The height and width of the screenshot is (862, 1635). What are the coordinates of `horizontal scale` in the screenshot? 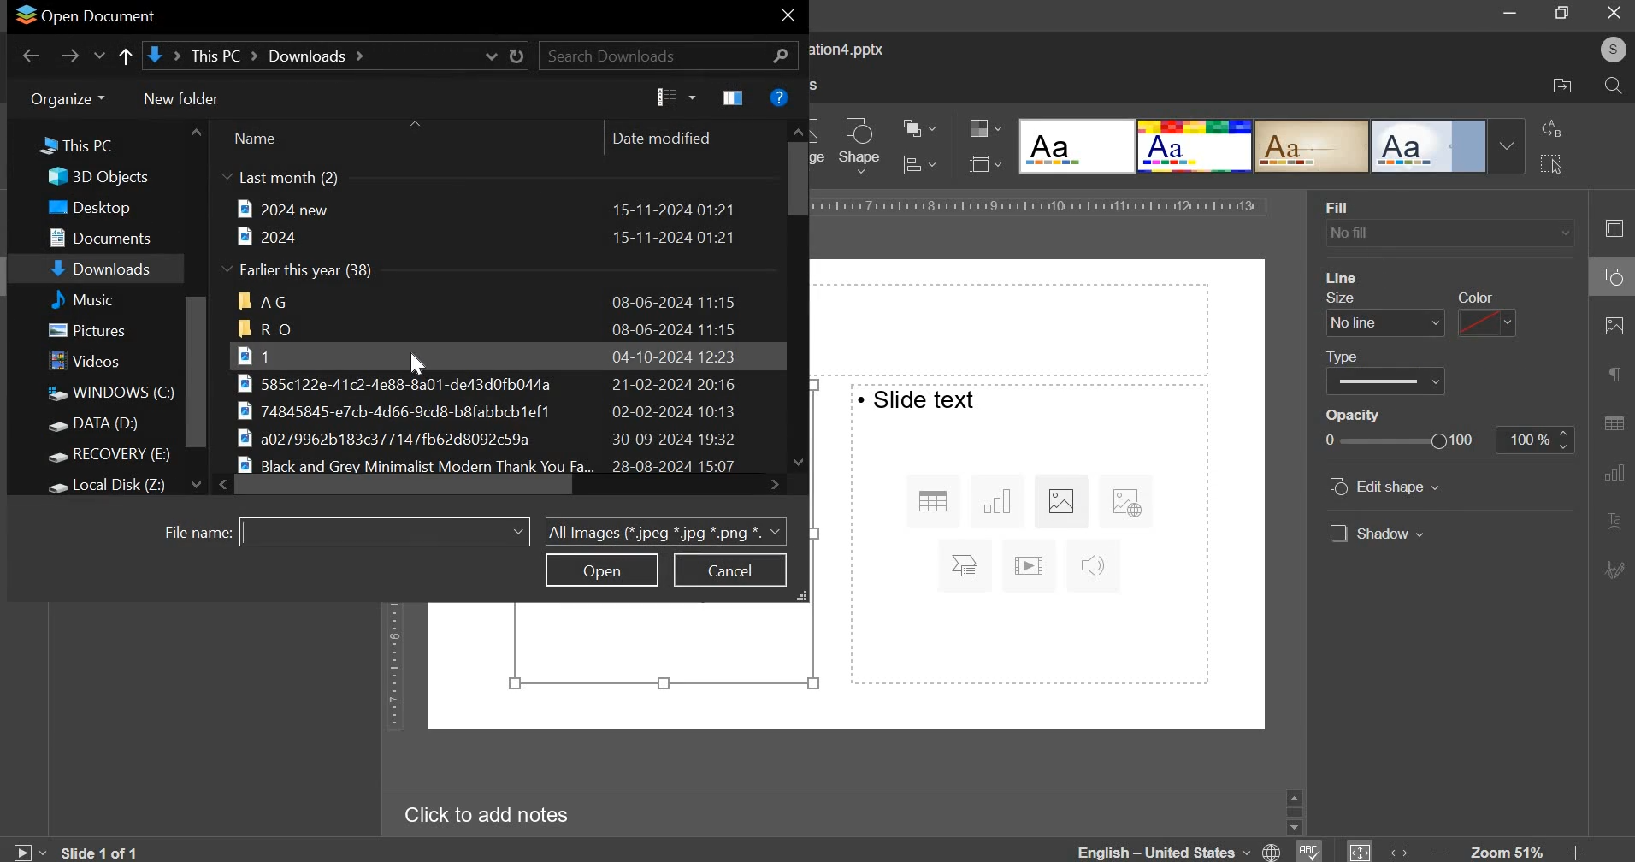 It's located at (1039, 204).